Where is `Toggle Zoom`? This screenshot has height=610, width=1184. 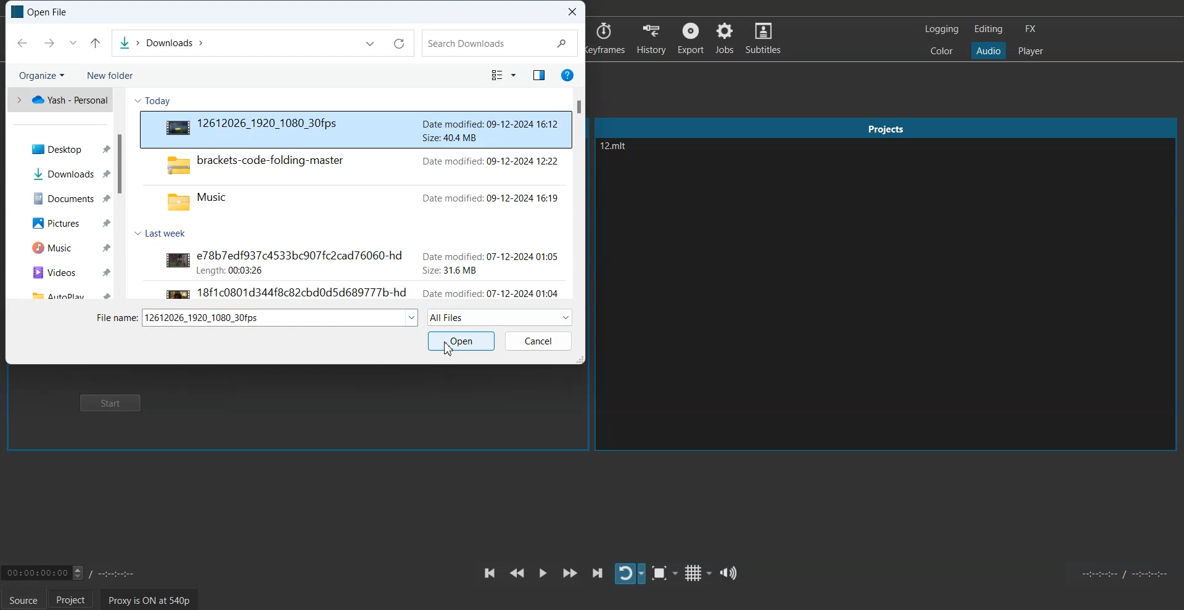
Toggle Zoom is located at coordinates (665, 574).